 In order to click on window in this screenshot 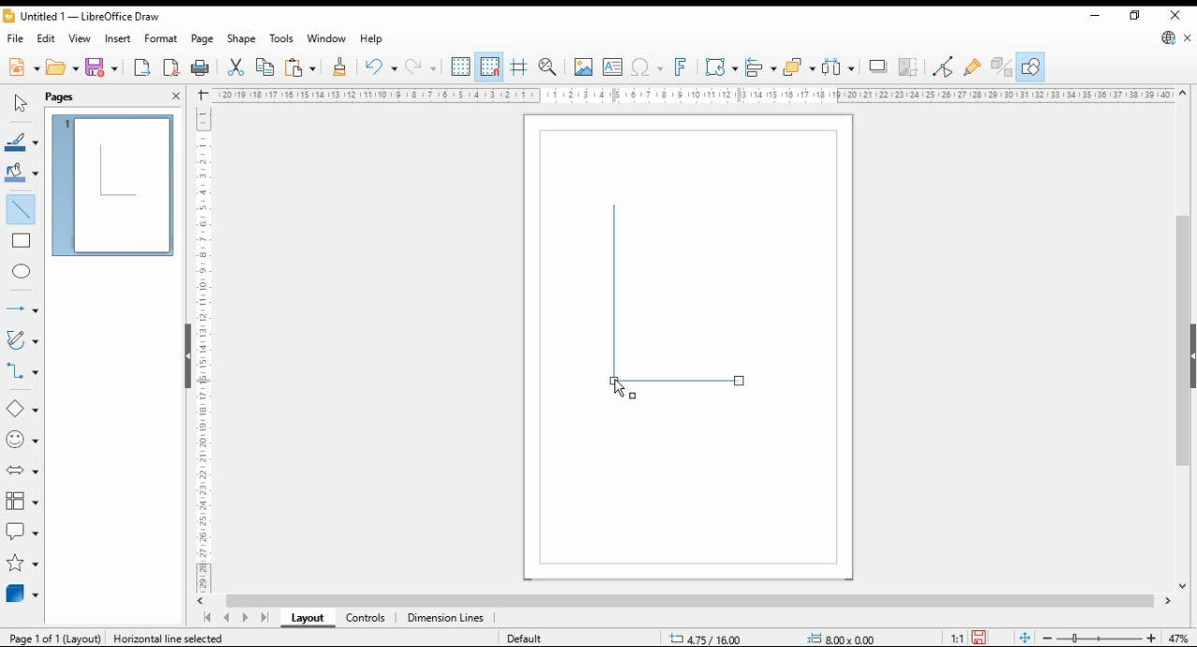, I will do `click(327, 40)`.